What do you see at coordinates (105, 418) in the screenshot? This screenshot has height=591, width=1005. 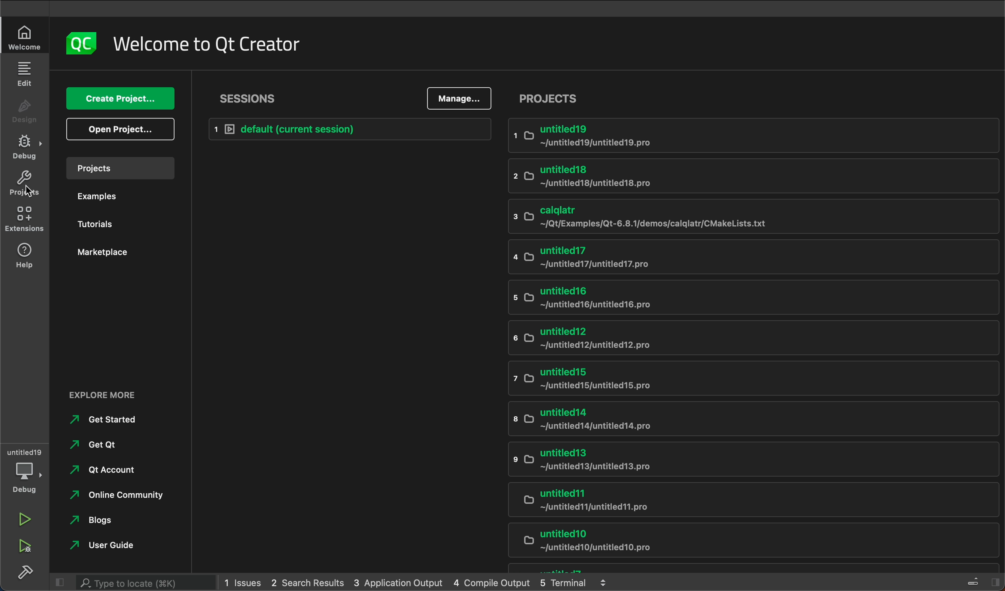 I see `get started` at bounding box center [105, 418].